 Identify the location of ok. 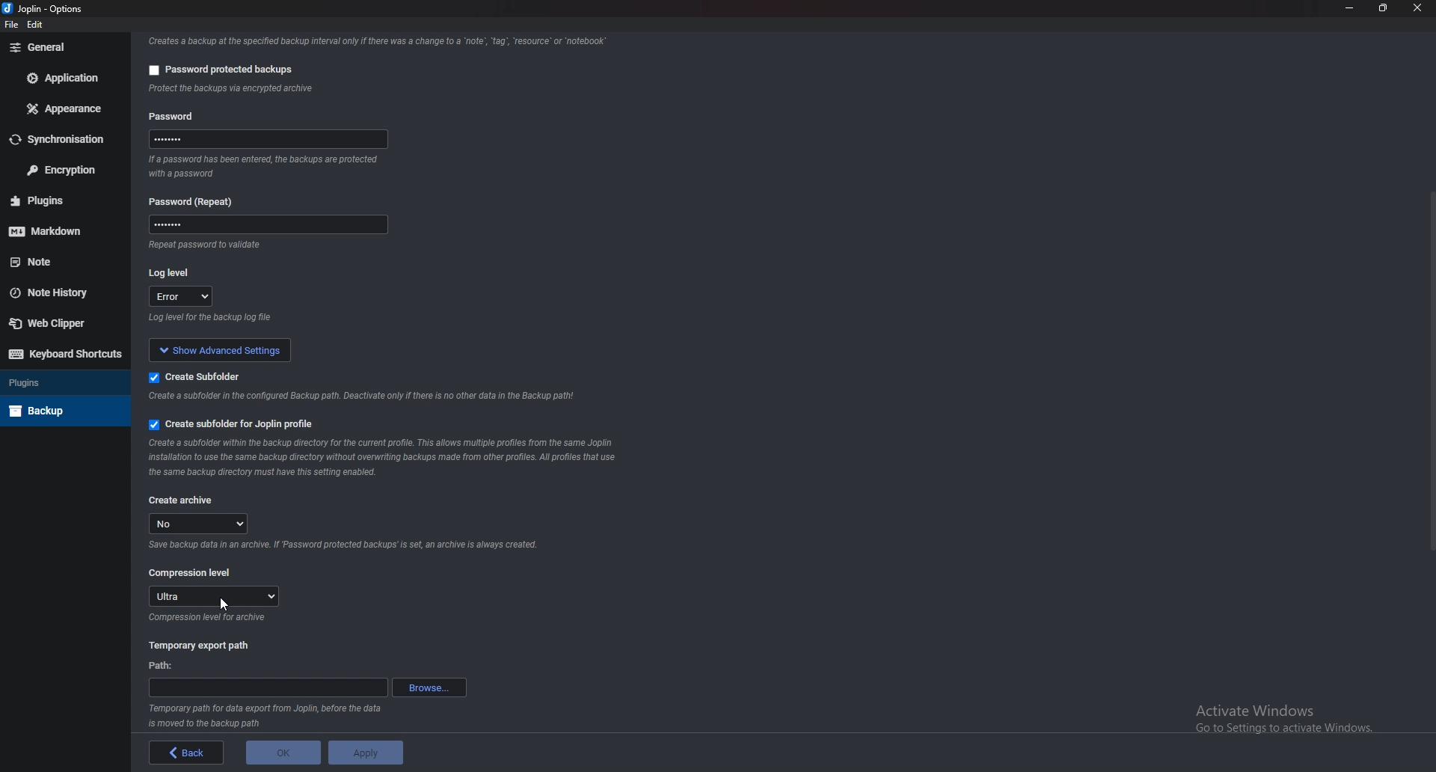
(277, 755).